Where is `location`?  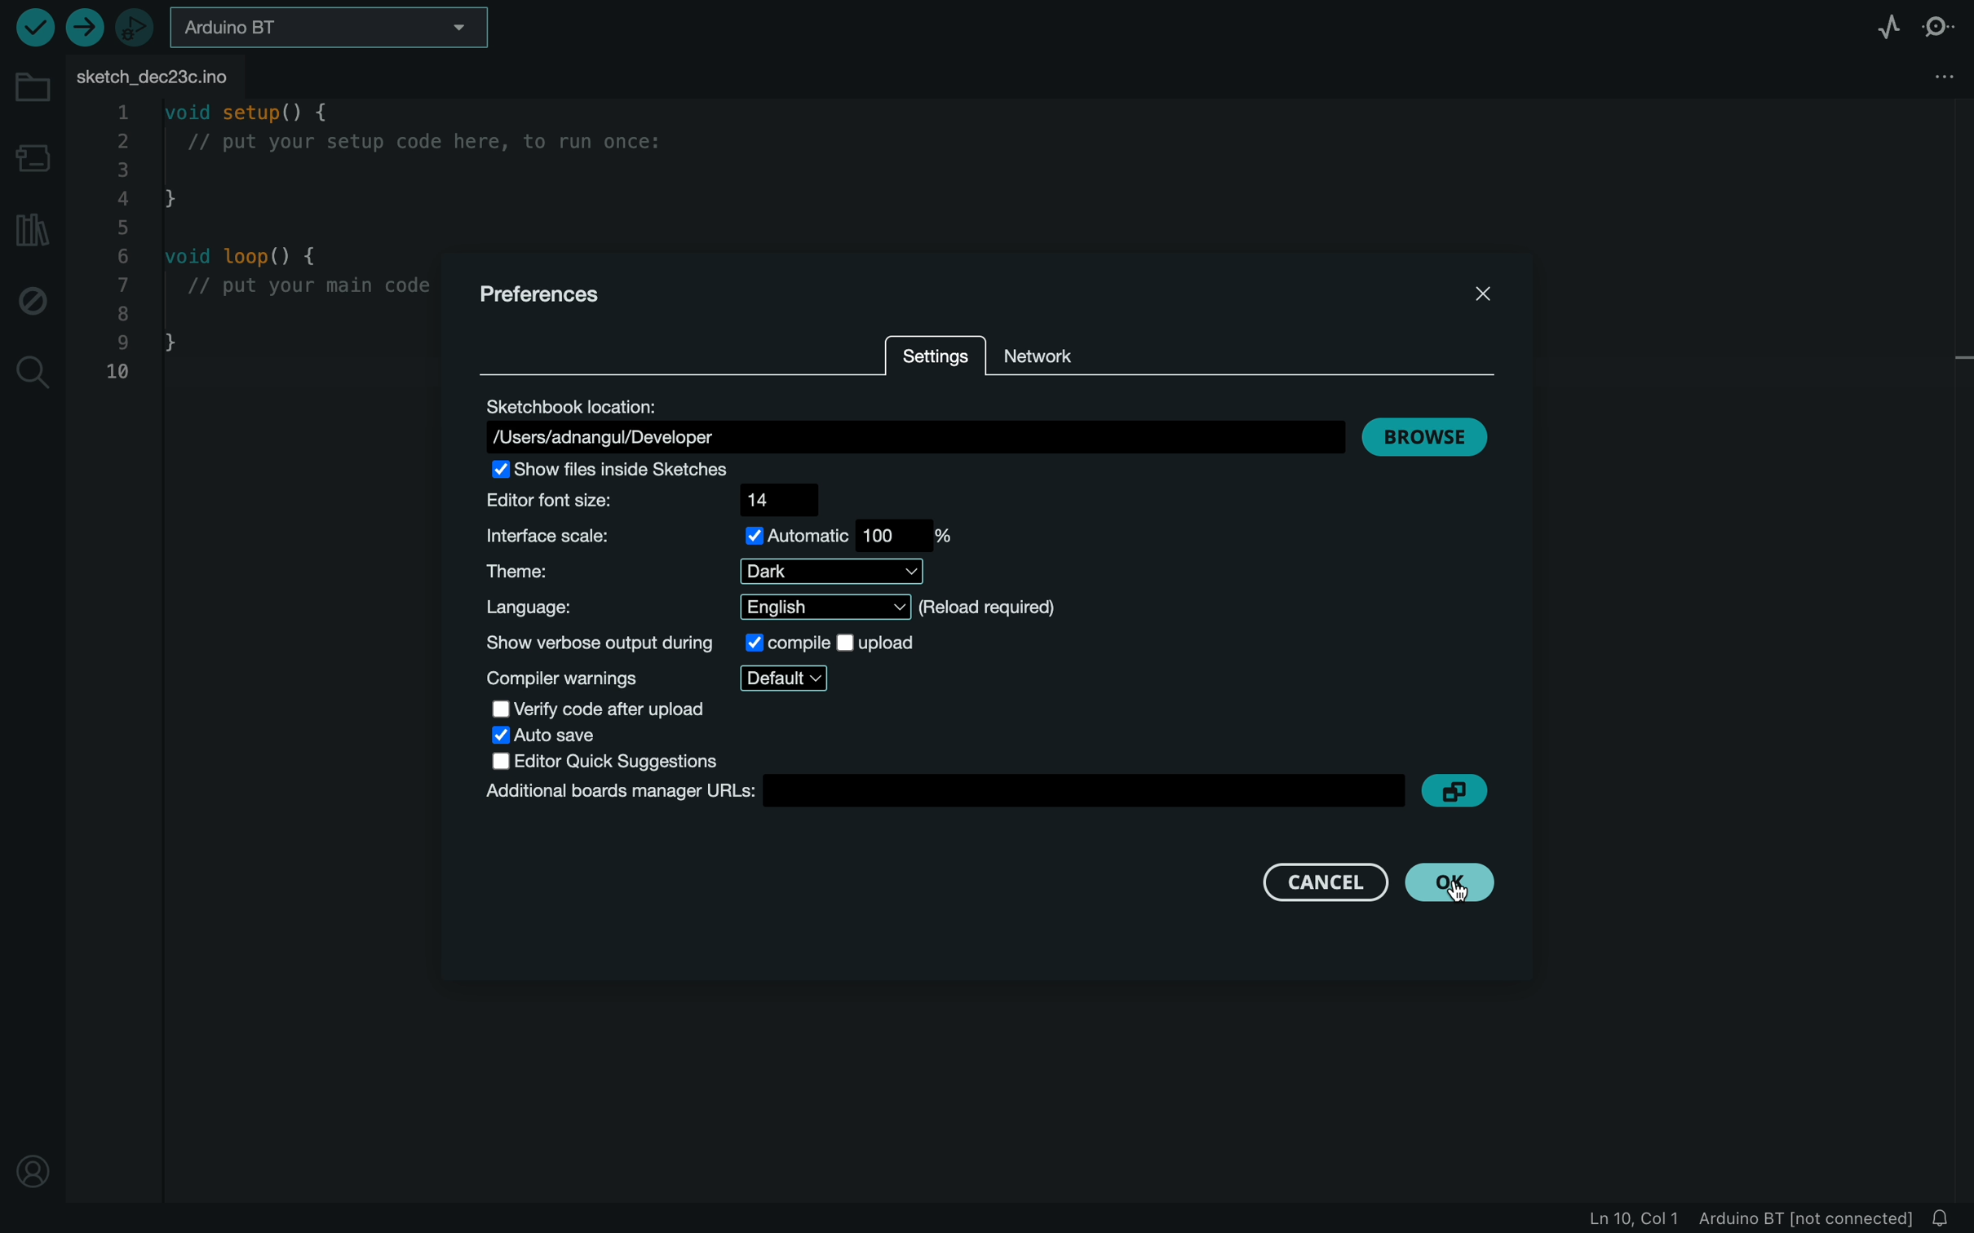 location is located at coordinates (33, 1176).